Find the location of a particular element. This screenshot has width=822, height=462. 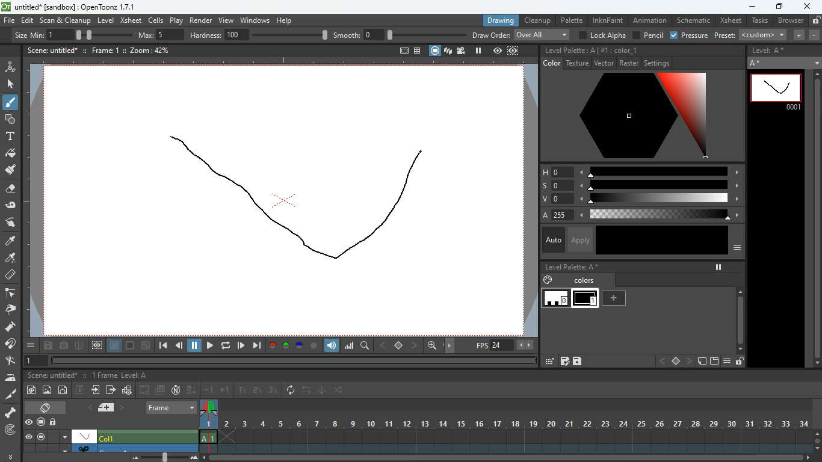

v is located at coordinates (638, 200).